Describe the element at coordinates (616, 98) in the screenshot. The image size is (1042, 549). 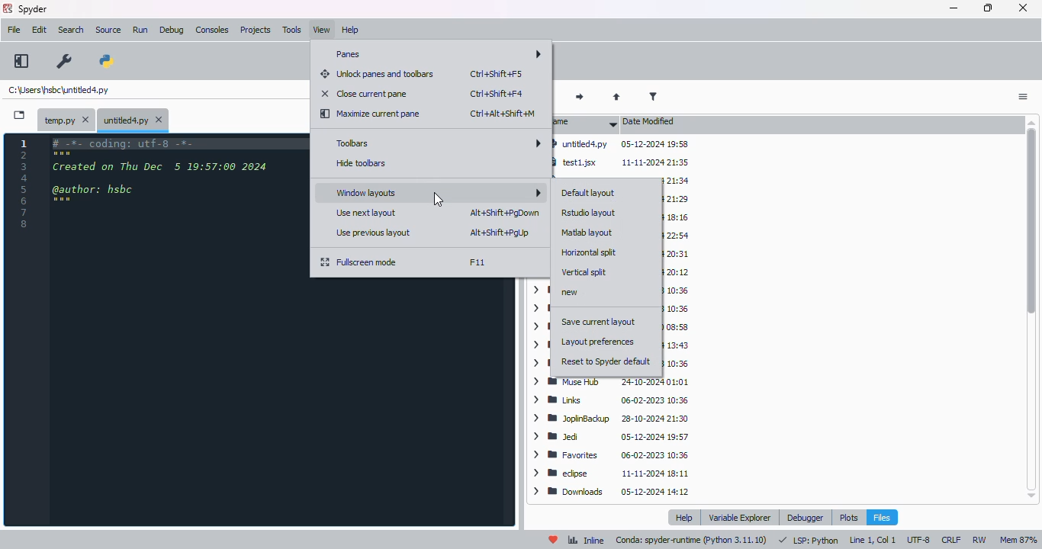
I see `parent` at that location.